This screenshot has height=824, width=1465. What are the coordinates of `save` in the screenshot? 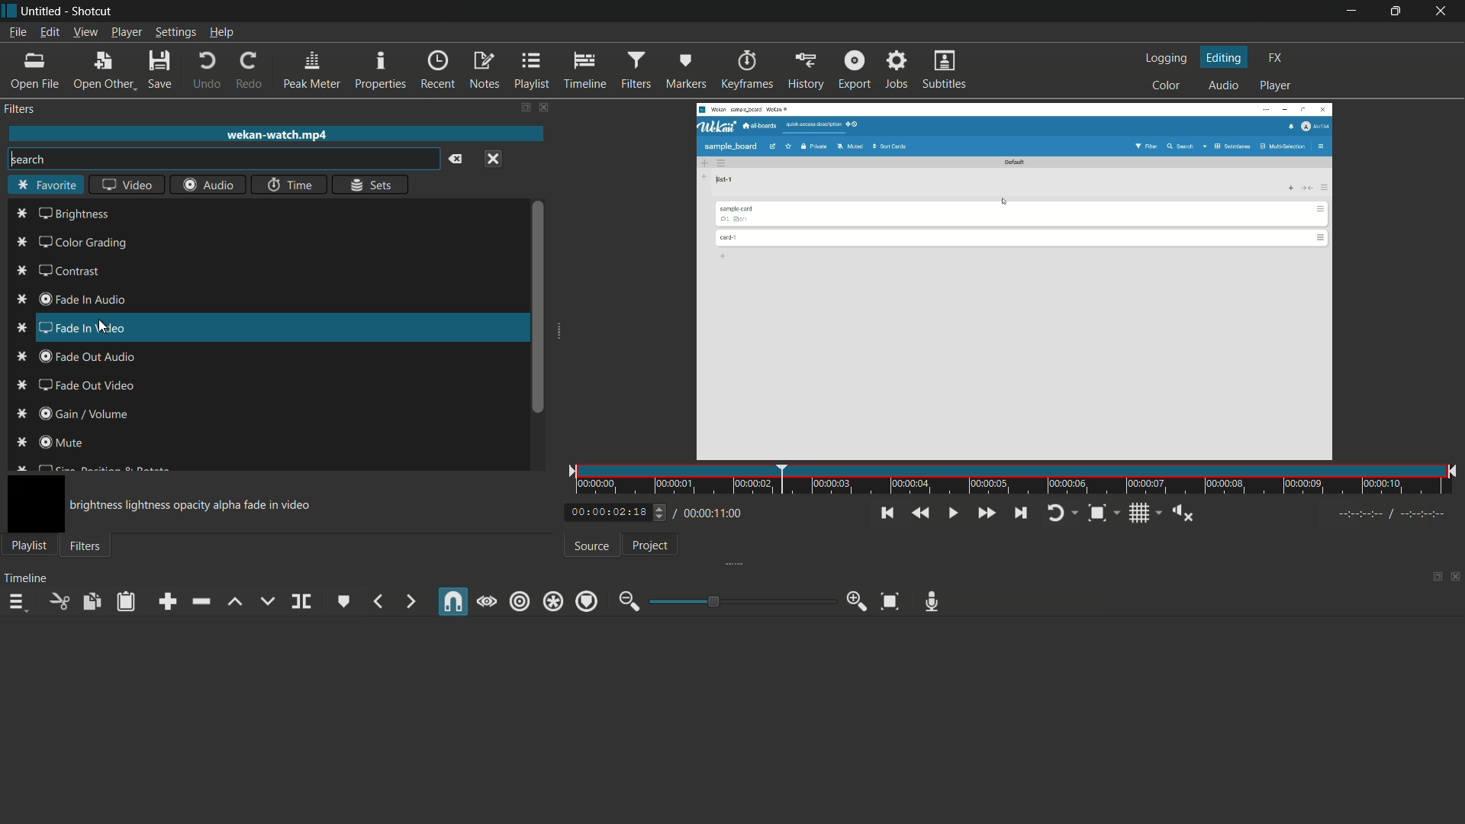 It's located at (159, 69).